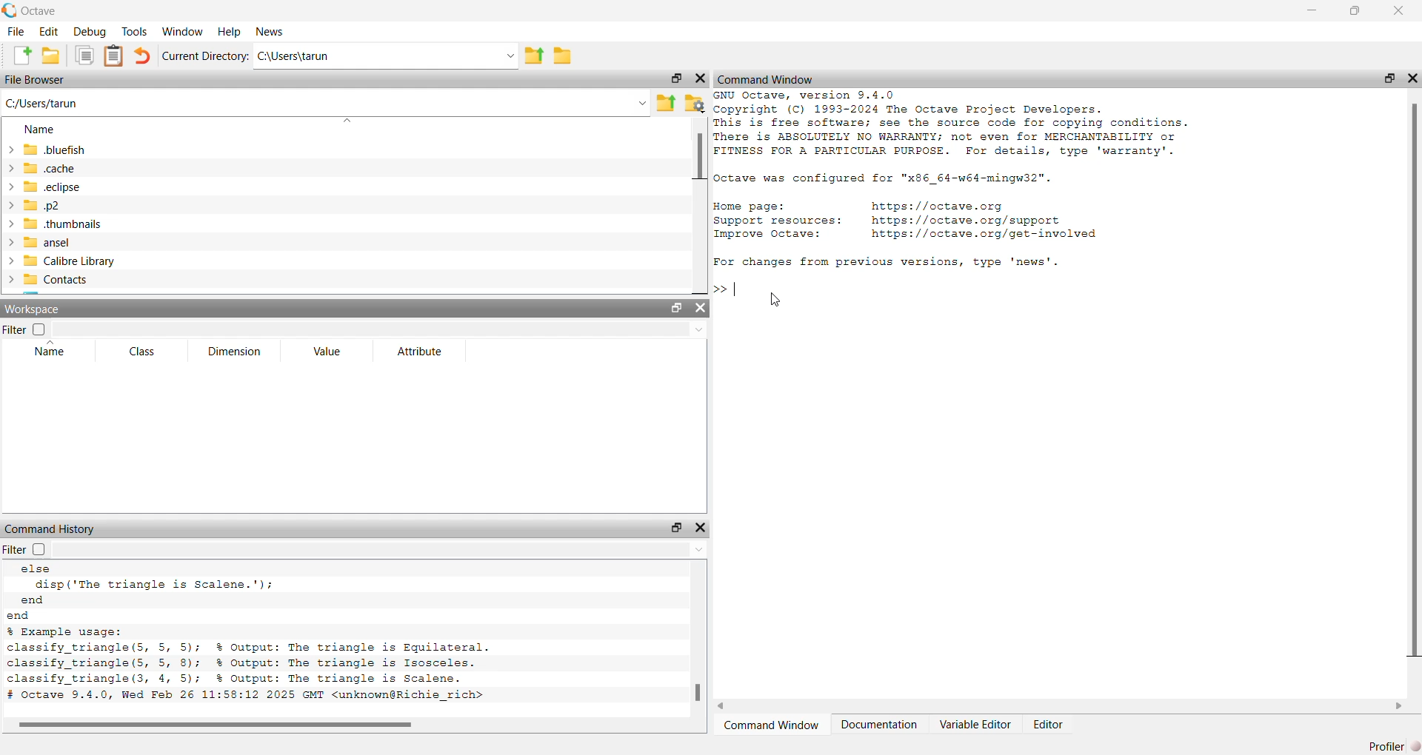  What do you see at coordinates (737, 289) in the screenshot?
I see `typing cursor` at bounding box center [737, 289].